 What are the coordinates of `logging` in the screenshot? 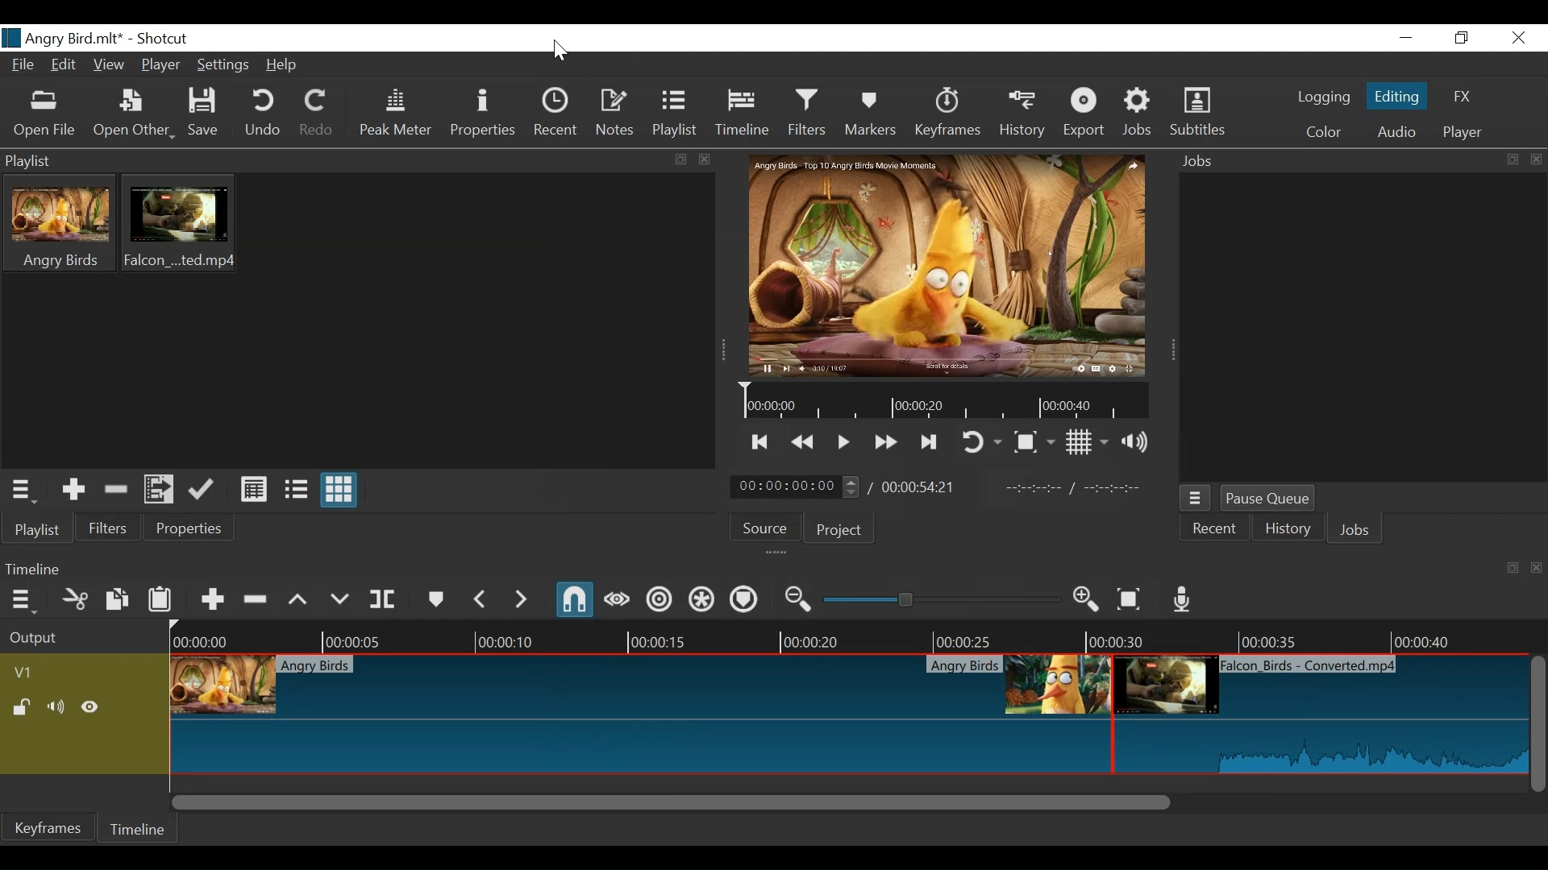 It's located at (1322, 97).